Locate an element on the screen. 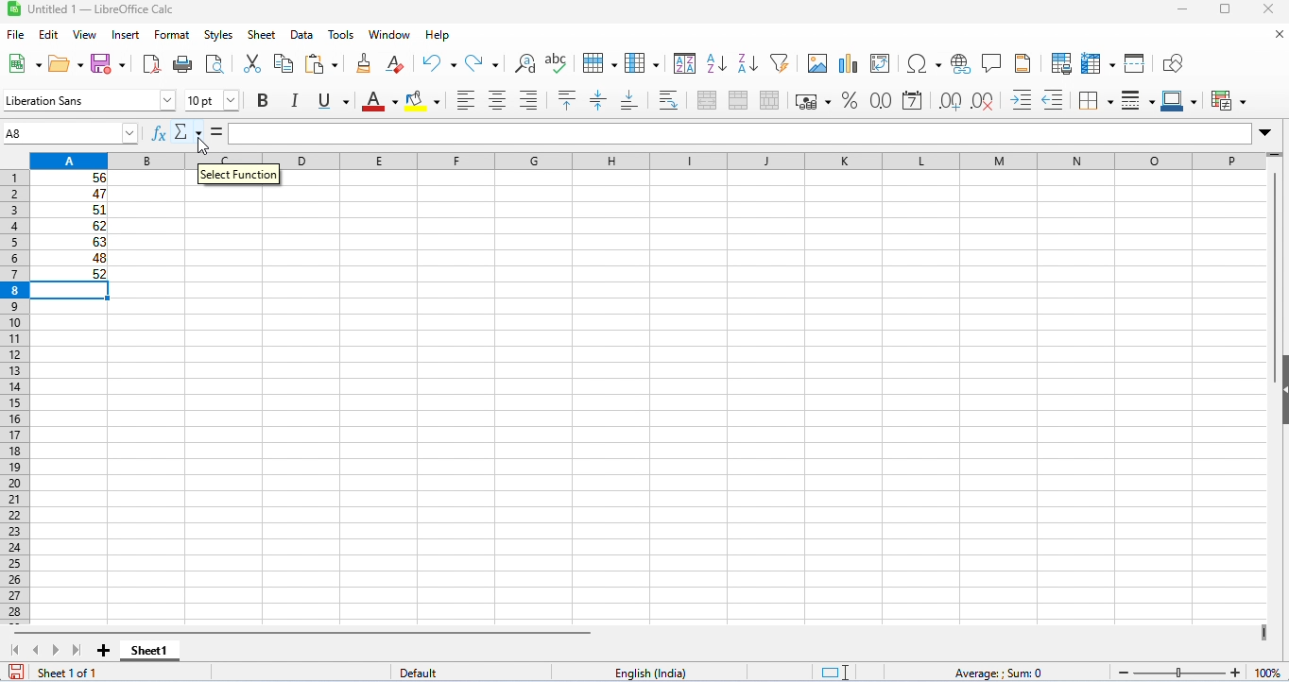 The image size is (1289, 682). open is located at coordinates (67, 62).